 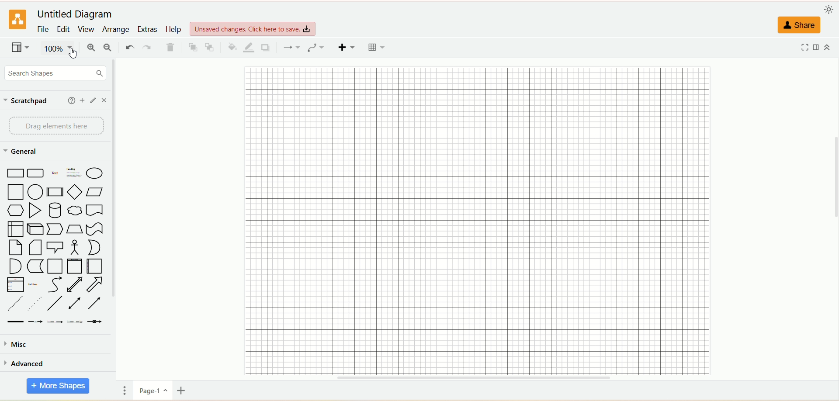 What do you see at coordinates (14, 303) in the screenshot?
I see `dashed line` at bounding box center [14, 303].